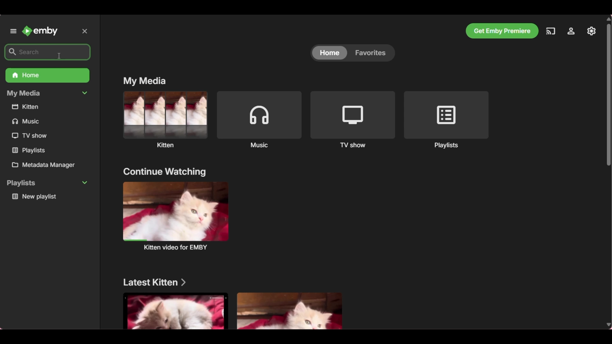 Image resolution: width=612 pixels, height=344 pixels. I want to click on Vertical slide bar, so click(609, 172).